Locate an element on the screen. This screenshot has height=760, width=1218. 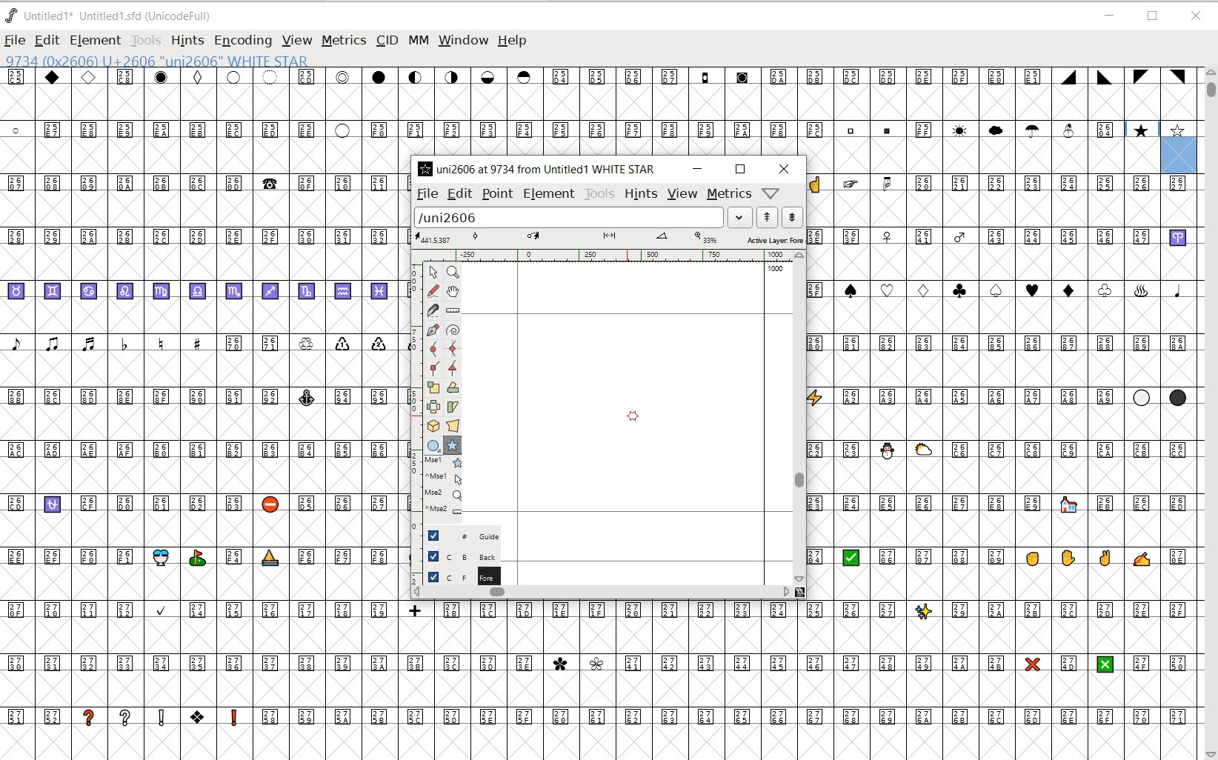
SCALE is located at coordinates (414, 391).